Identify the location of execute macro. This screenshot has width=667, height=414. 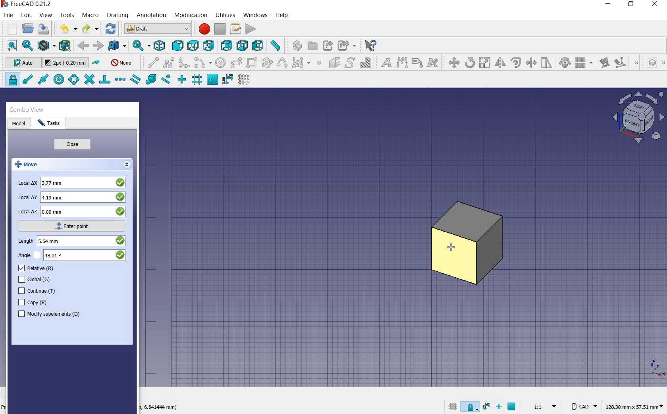
(250, 29).